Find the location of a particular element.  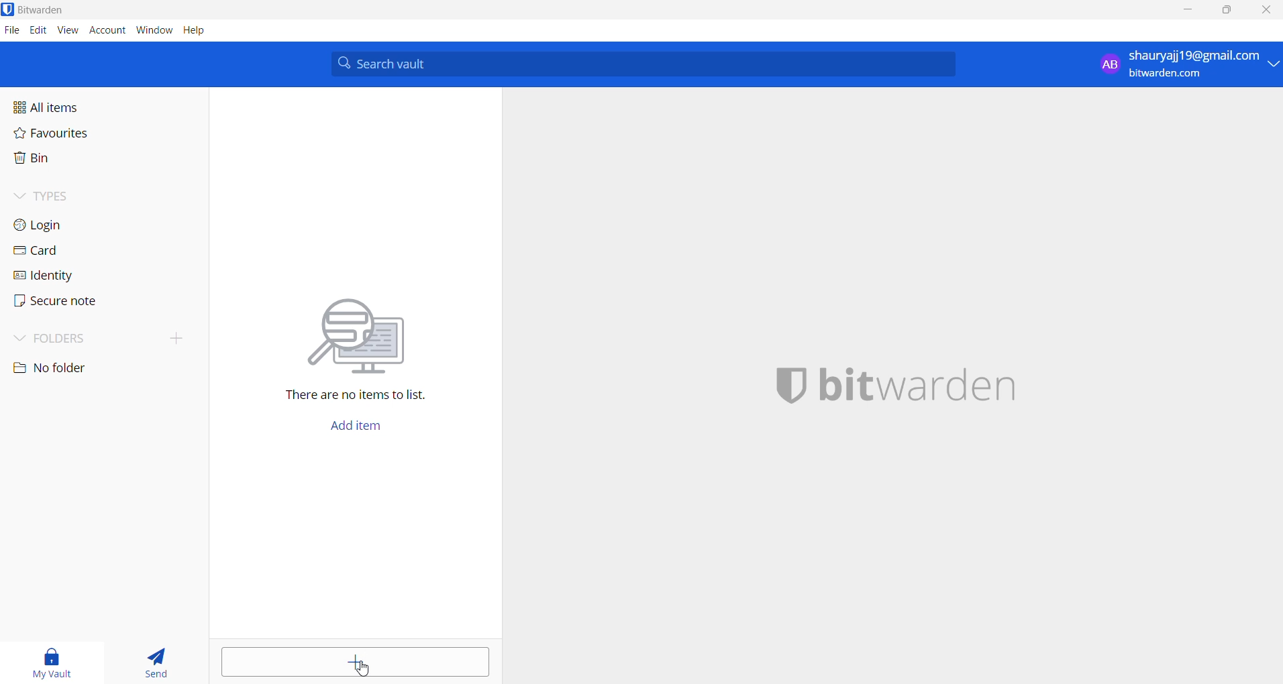

send is located at coordinates (157, 664).